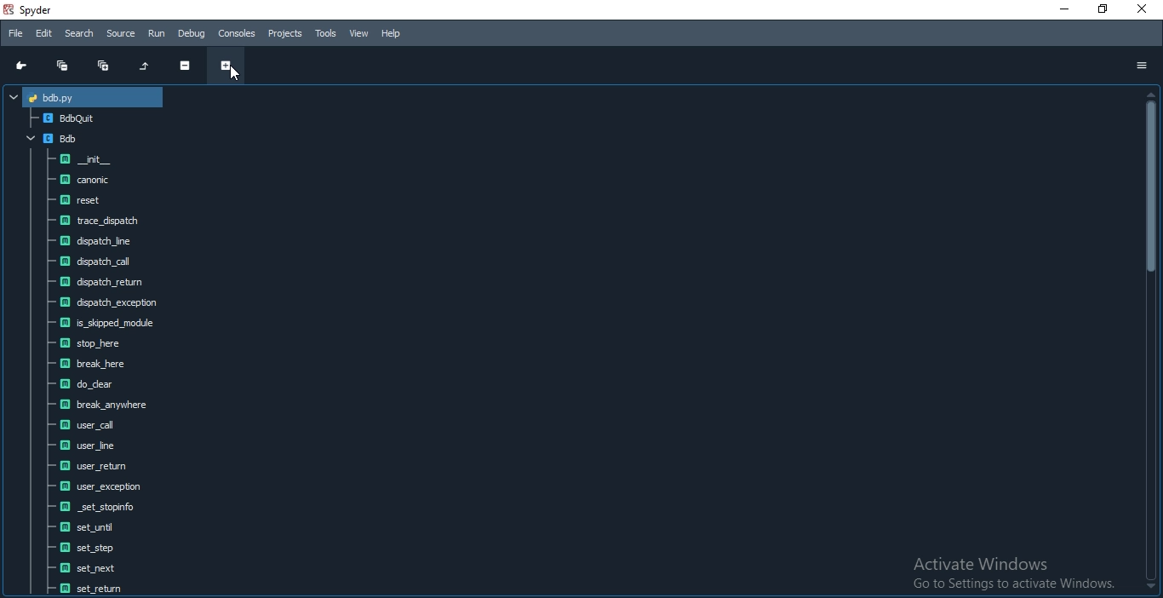 The image size is (1163, 598). I want to click on Debug, so click(191, 33).